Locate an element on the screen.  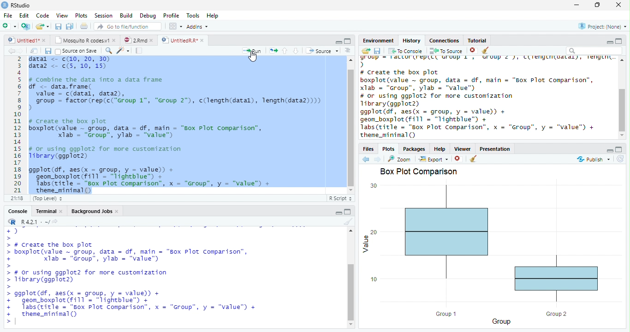
minimize is located at coordinates (577, 5).